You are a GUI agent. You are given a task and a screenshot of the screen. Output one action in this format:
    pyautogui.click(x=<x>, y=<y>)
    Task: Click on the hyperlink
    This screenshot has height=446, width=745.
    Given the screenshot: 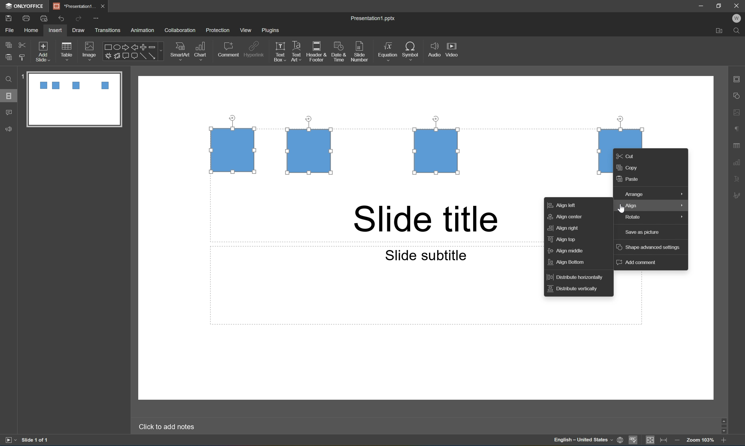 What is the action you would take?
    pyautogui.click(x=255, y=48)
    